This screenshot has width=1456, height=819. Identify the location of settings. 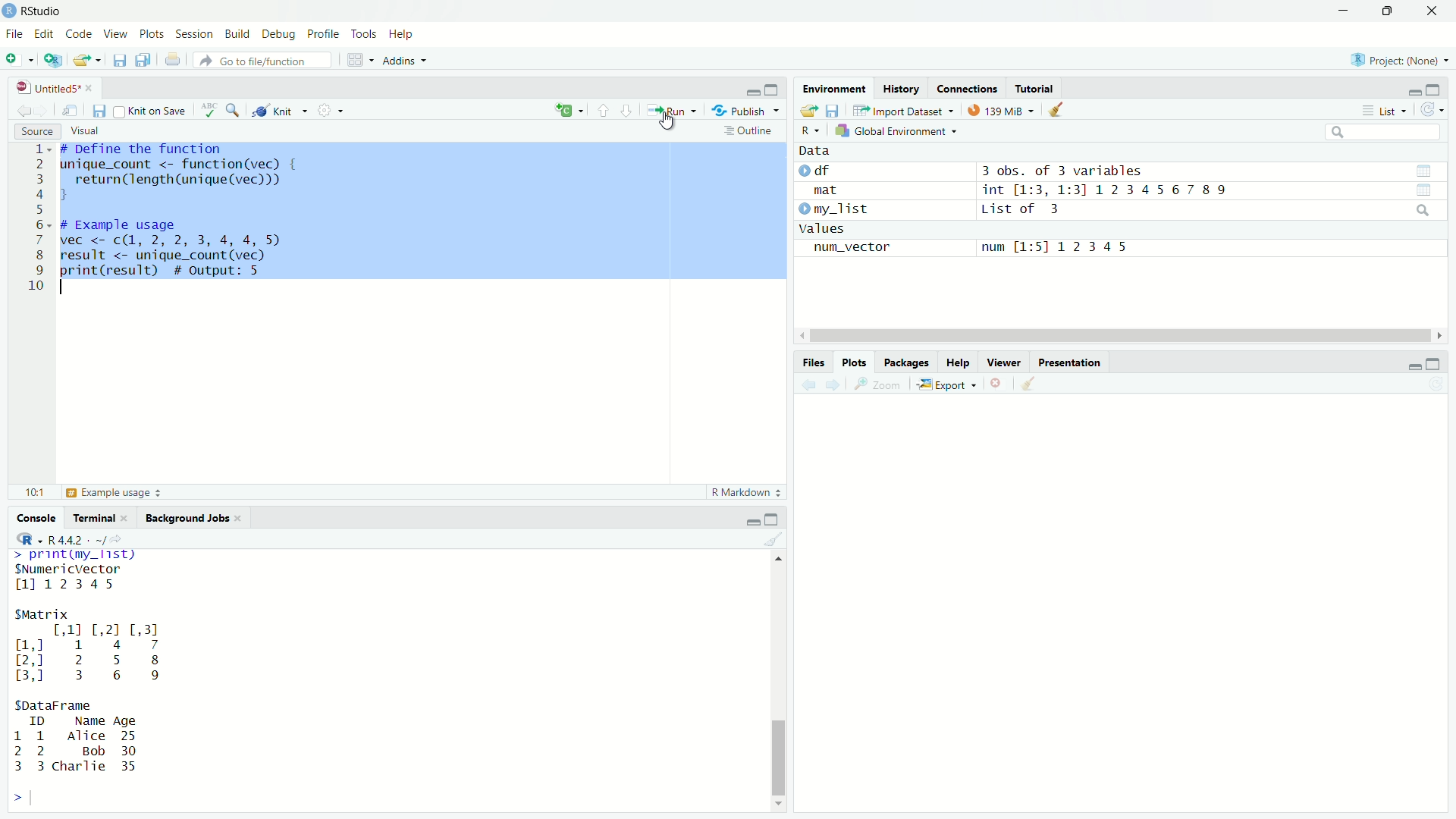
(328, 110).